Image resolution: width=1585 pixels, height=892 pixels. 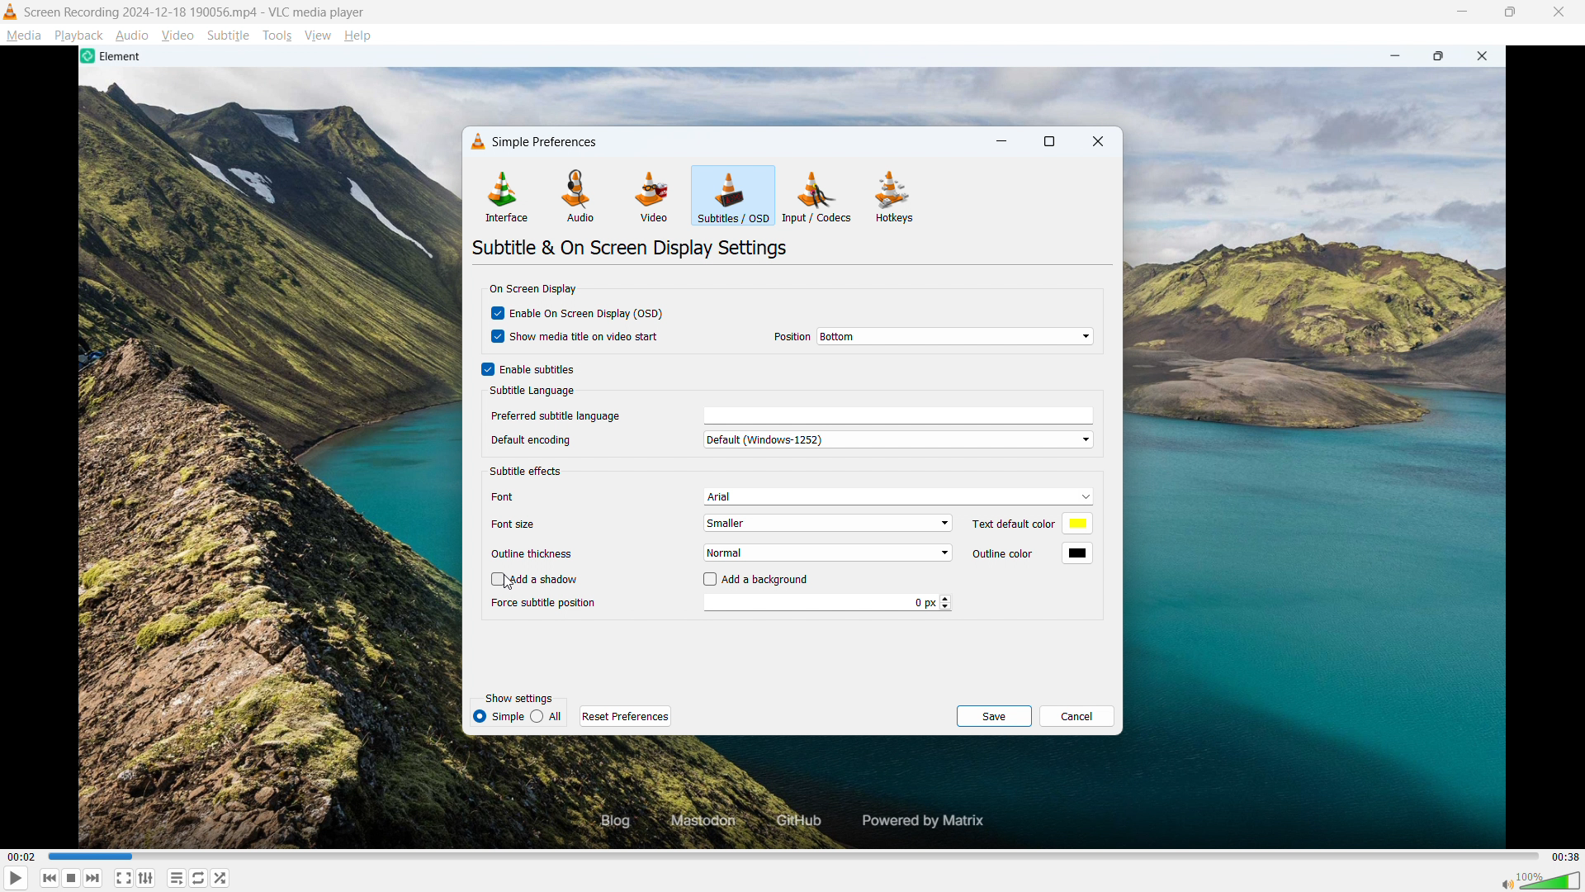 I want to click on Reset preferences , so click(x=625, y=714).